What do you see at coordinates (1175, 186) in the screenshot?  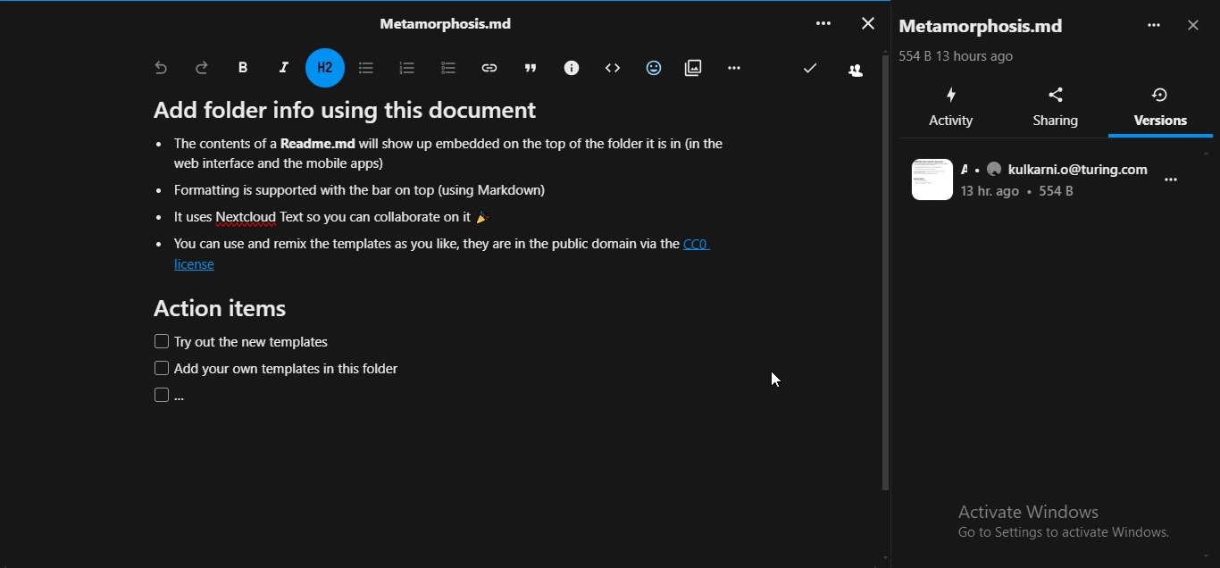 I see `more options` at bounding box center [1175, 186].